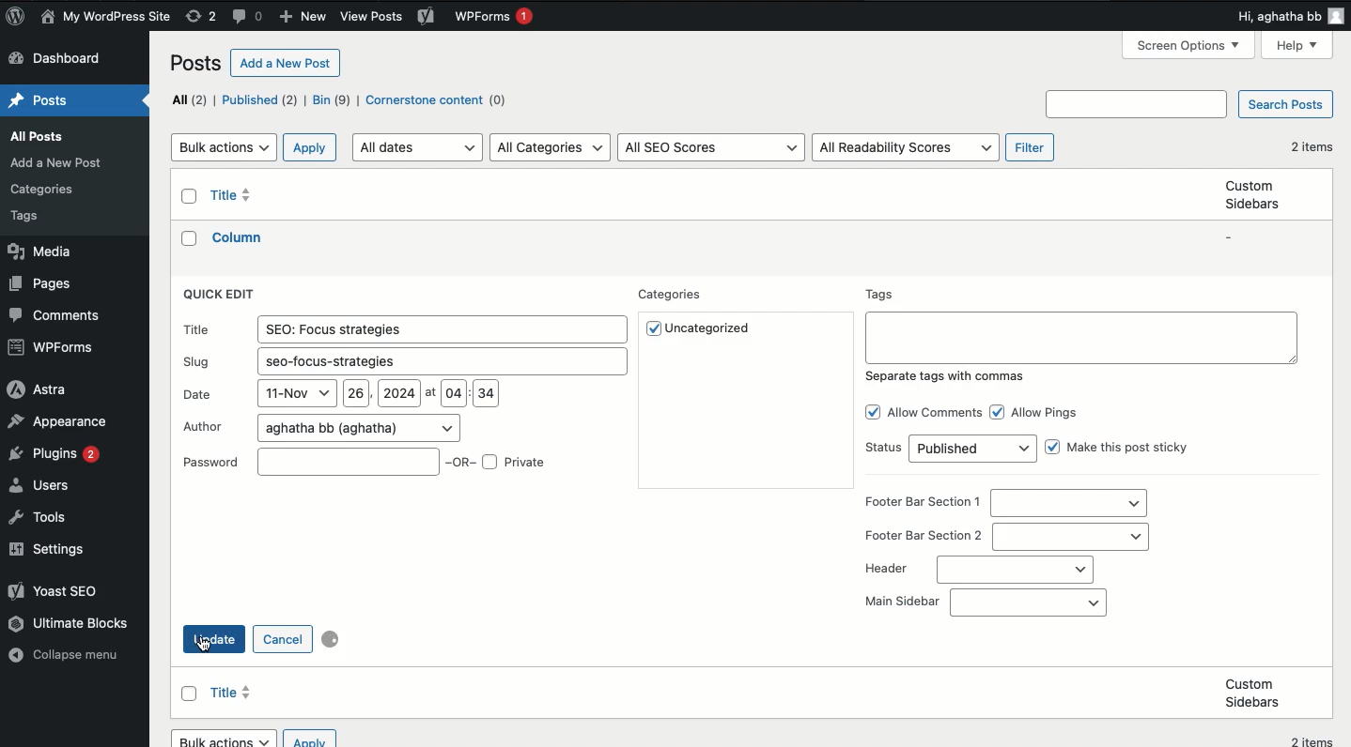  What do you see at coordinates (372, 17) in the screenshot?
I see `View posts` at bounding box center [372, 17].